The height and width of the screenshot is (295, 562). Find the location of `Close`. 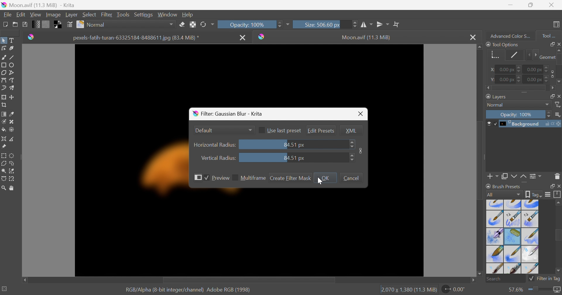

Close is located at coordinates (558, 186).